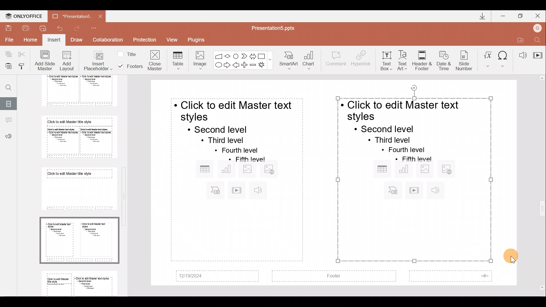 The image size is (546, 307). I want to click on Explosion 1, so click(264, 65).